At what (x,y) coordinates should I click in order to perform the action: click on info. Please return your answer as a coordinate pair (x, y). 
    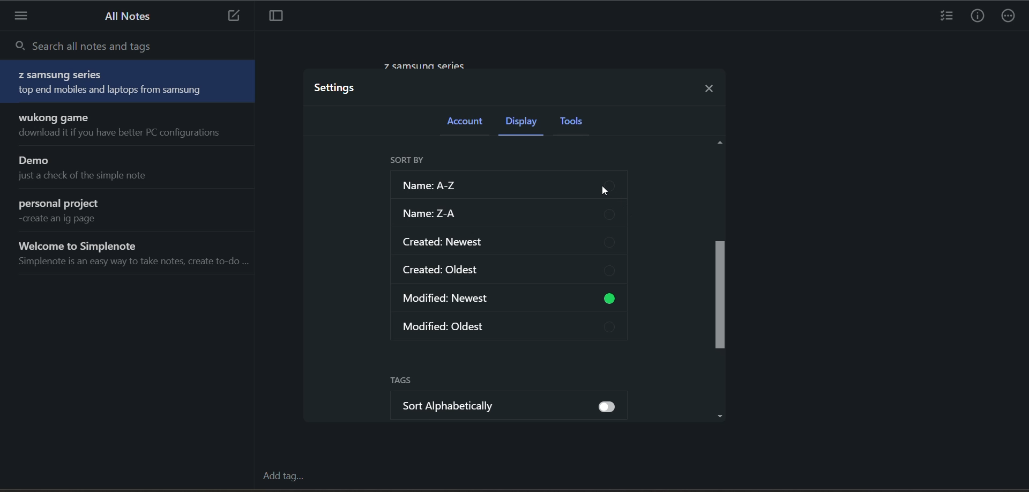
    Looking at the image, I should click on (978, 16).